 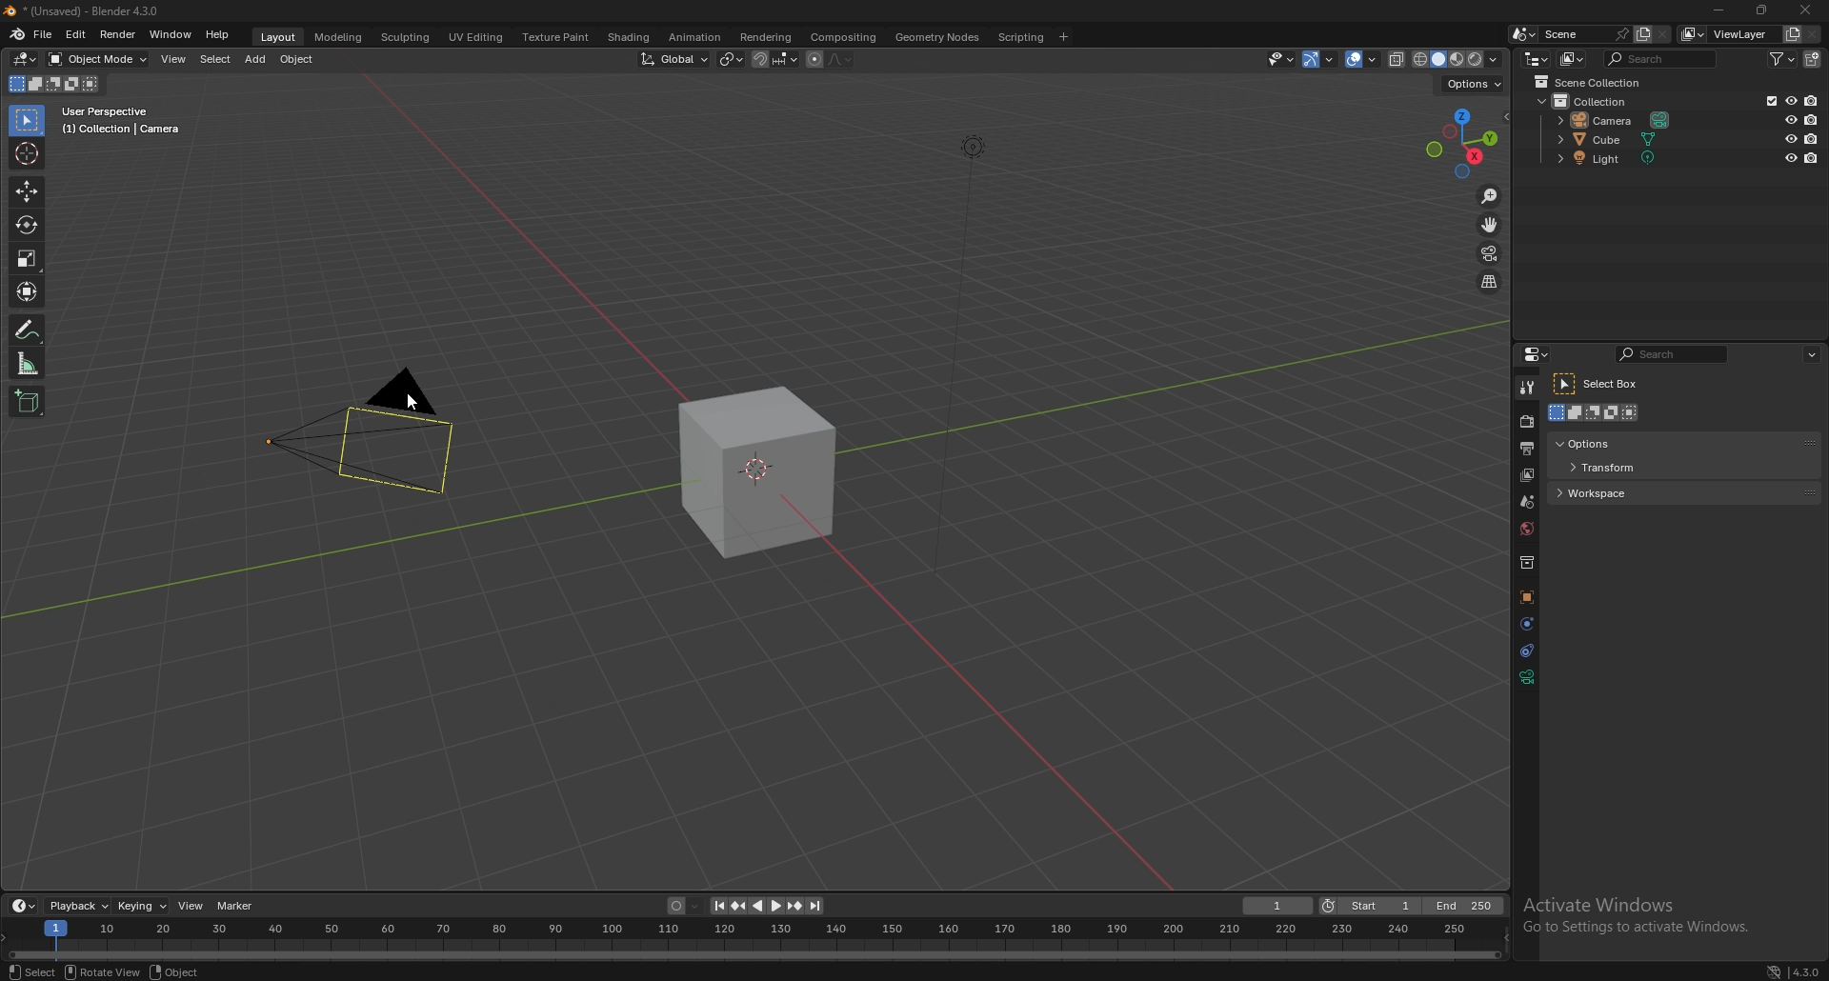 What do you see at coordinates (1766, 12) in the screenshot?
I see `resize` at bounding box center [1766, 12].